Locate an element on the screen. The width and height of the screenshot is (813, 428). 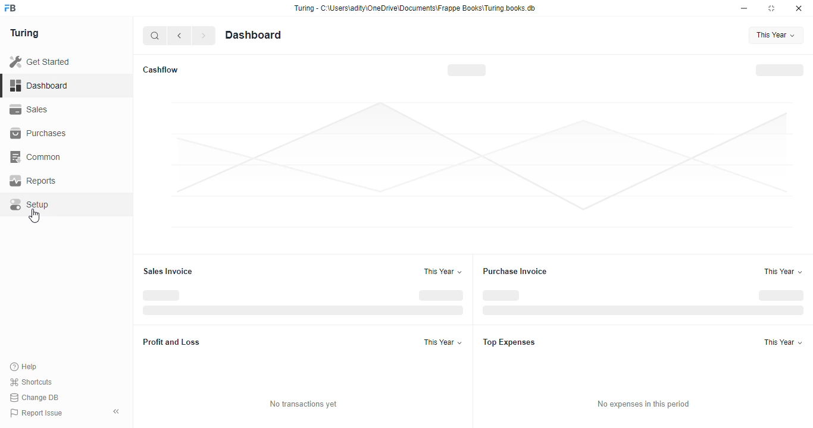
Dashboard is located at coordinates (62, 86).